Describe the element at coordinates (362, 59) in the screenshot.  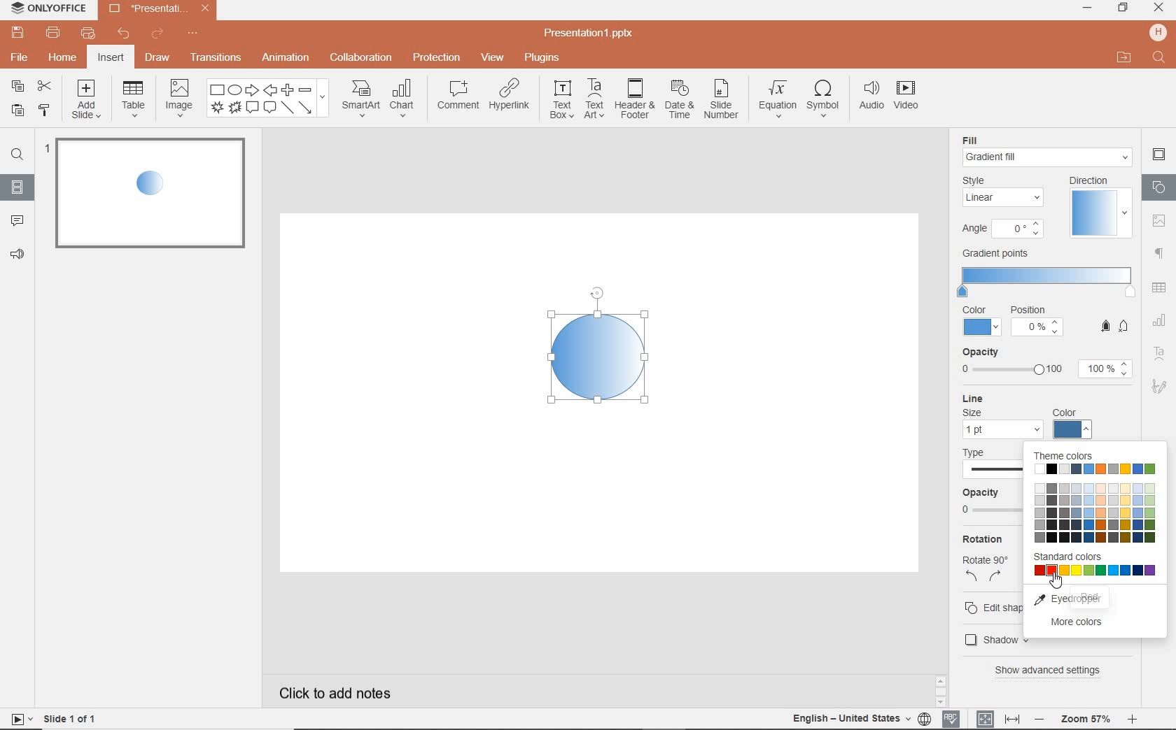
I see `collaboration` at that location.